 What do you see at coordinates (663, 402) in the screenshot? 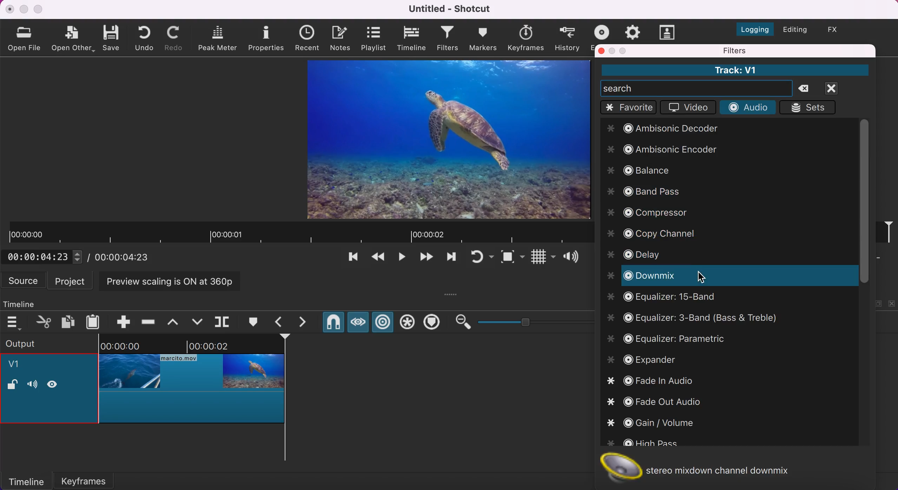
I see `fade out audio` at bounding box center [663, 402].